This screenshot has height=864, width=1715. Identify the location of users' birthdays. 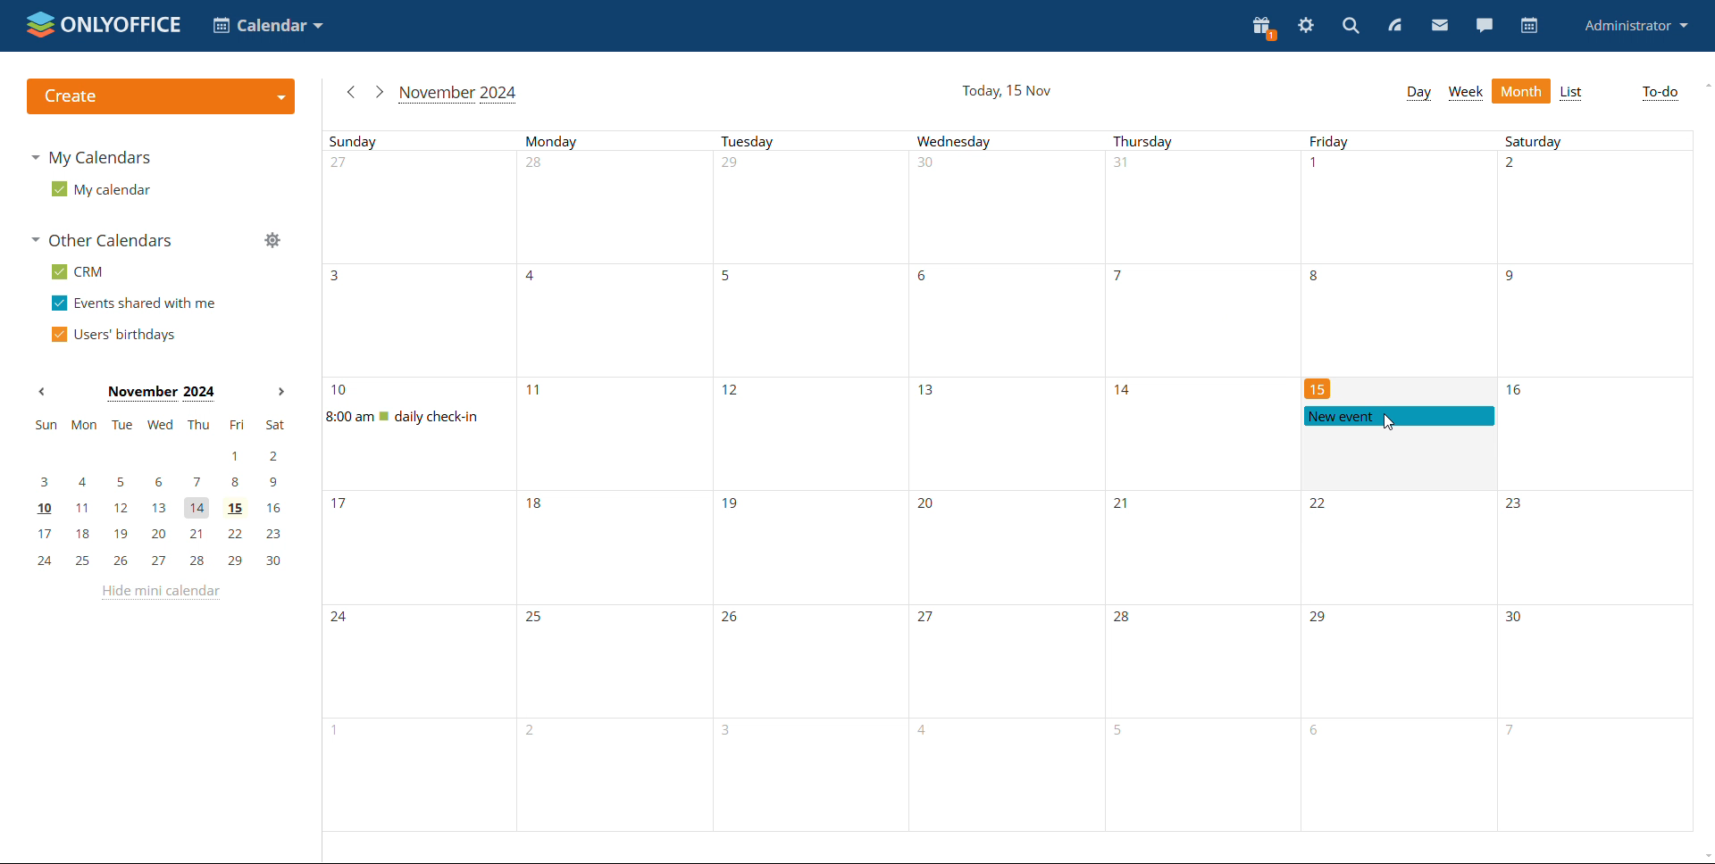
(112, 335).